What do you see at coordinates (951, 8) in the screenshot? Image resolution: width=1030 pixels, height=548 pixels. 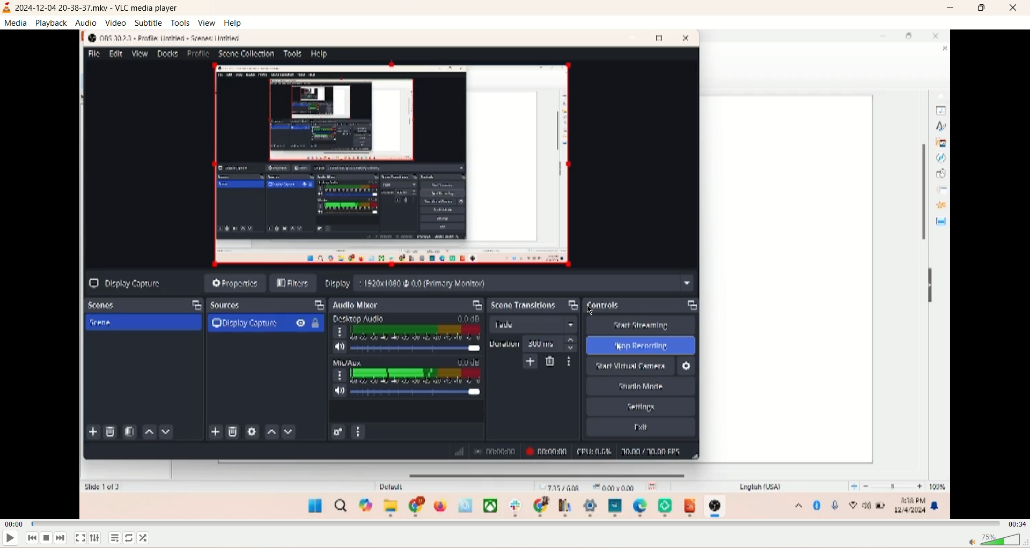 I see `minimize` at bounding box center [951, 8].